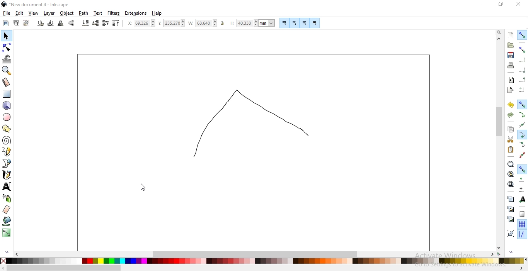  What do you see at coordinates (7, 36) in the screenshot?
I see `select and transform objects` at bounding box center [7, 36].